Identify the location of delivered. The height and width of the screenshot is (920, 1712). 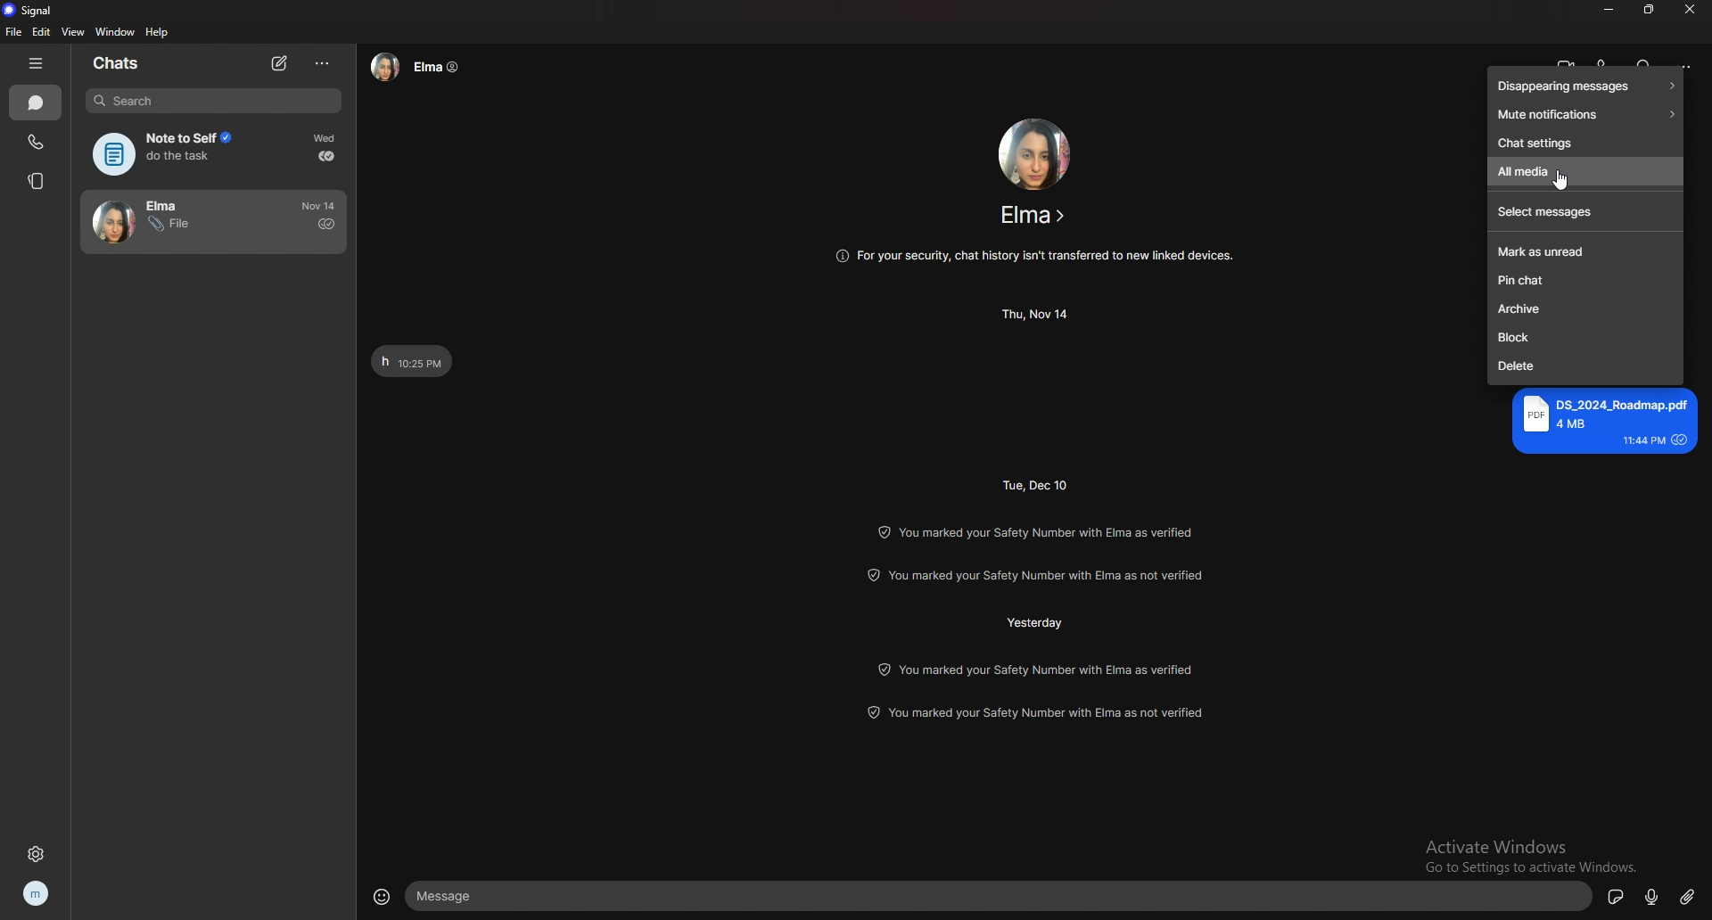
(326, 156).